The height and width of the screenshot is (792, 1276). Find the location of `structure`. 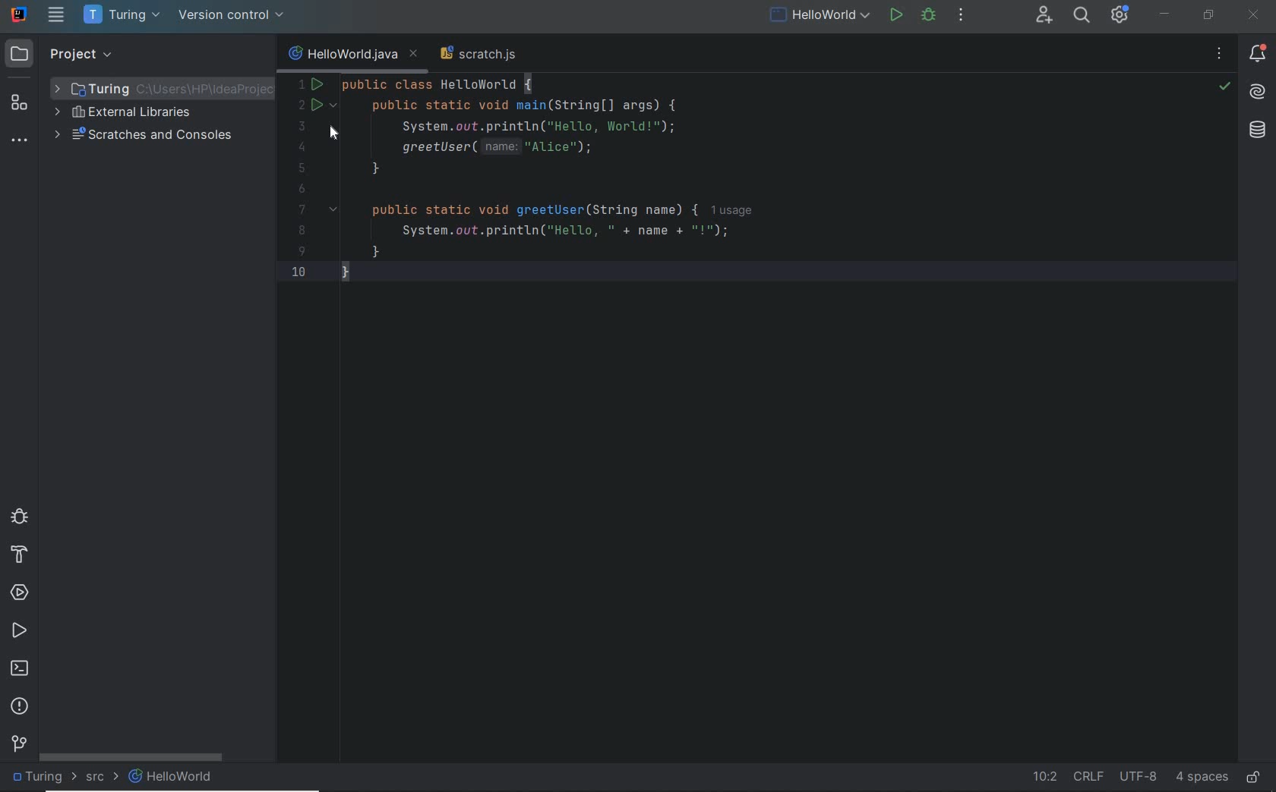

structure is located at coordinates (20, 105).